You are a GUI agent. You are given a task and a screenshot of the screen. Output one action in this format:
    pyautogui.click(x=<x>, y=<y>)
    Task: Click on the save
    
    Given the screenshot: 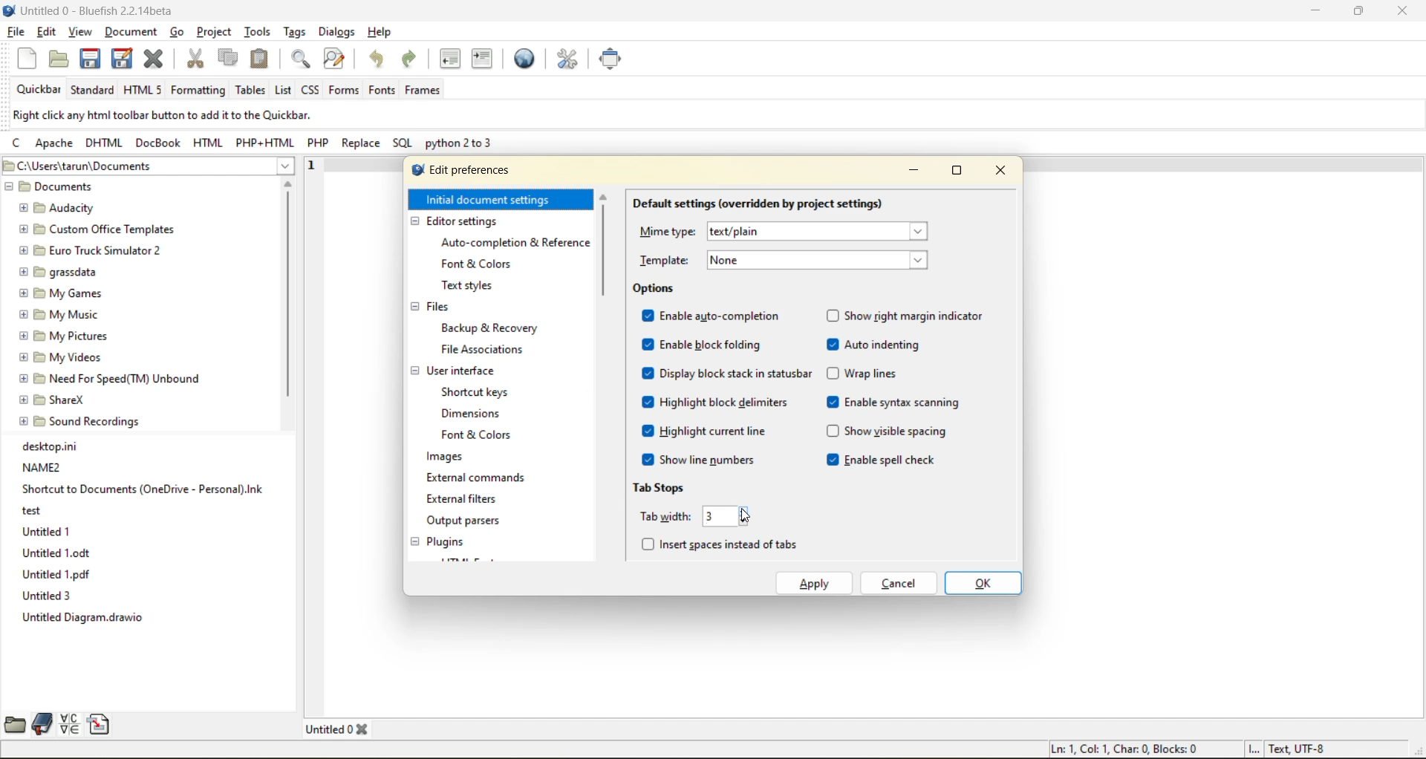 What is the action you would take?
    pyautogui.click(x=87, y=59)
    